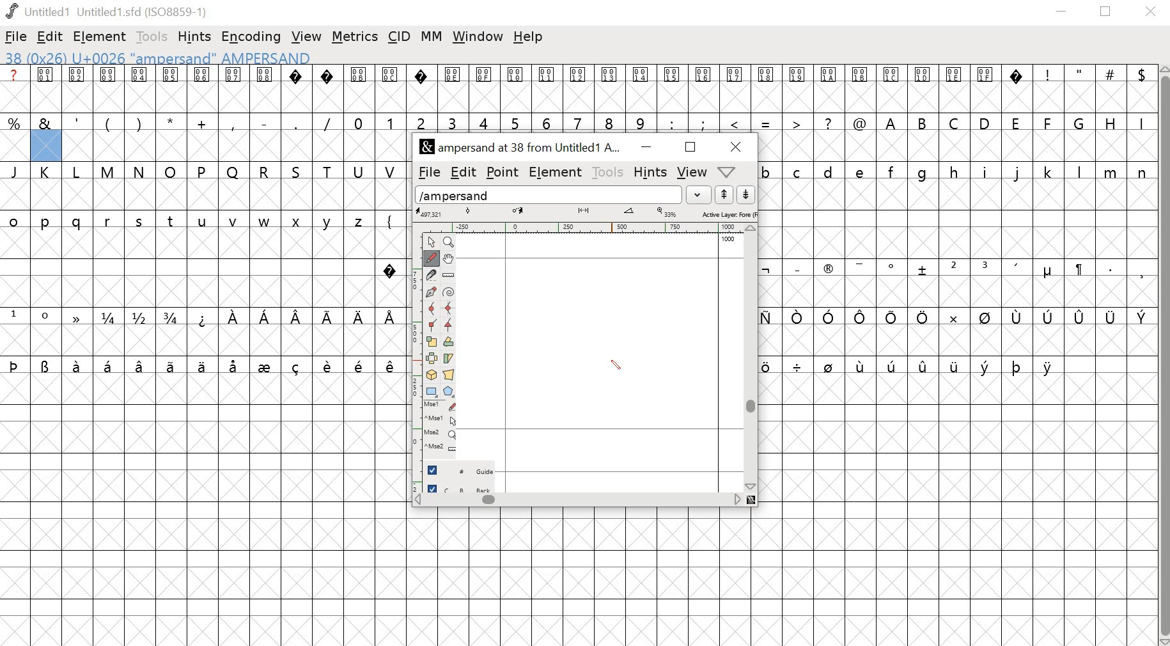 Image resolution: width=1170 pixels, height=646 pixels. Describe the element at coordinates (1047, 171) in the screenshot. I see `k` at that location.